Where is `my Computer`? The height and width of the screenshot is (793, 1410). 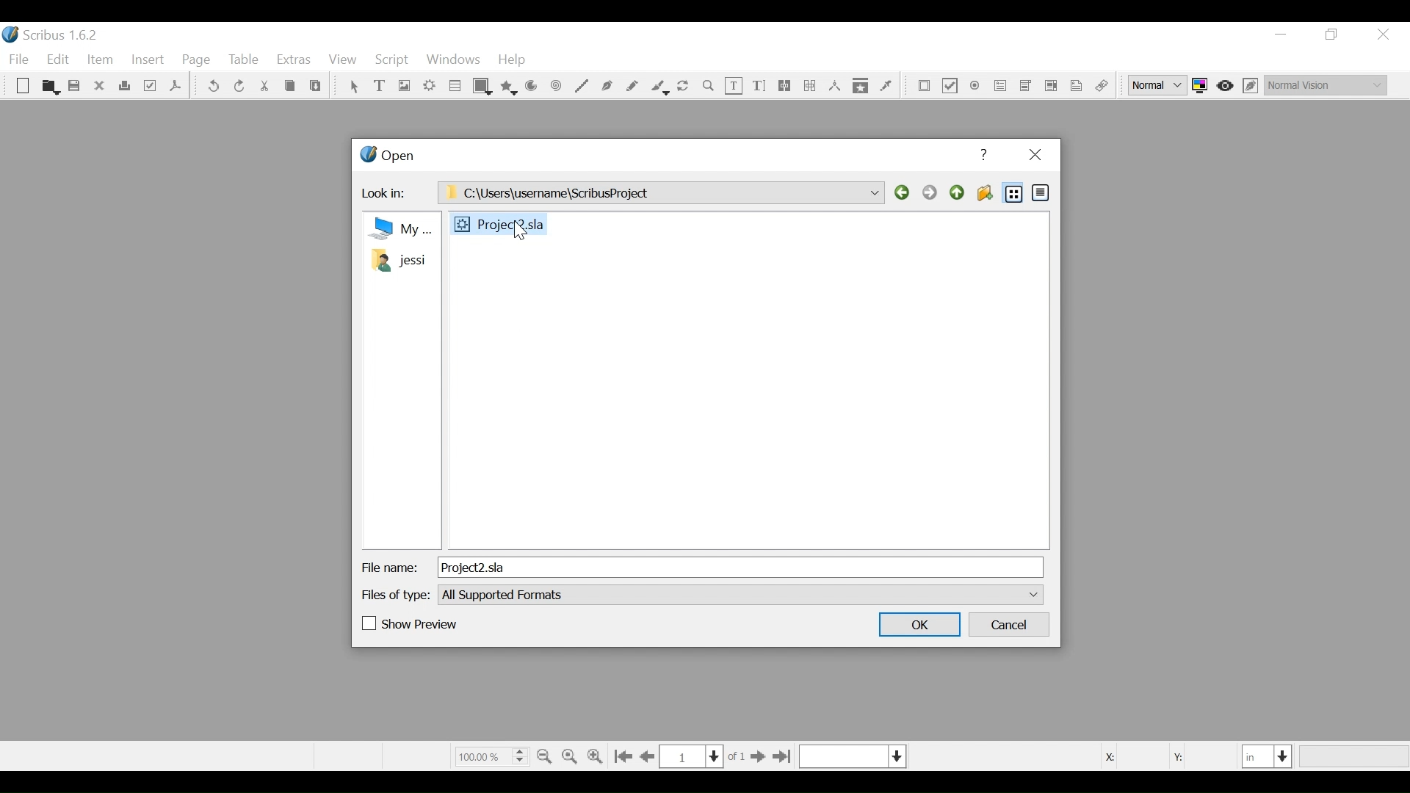 my Computer is located at coordinates (399, 228).